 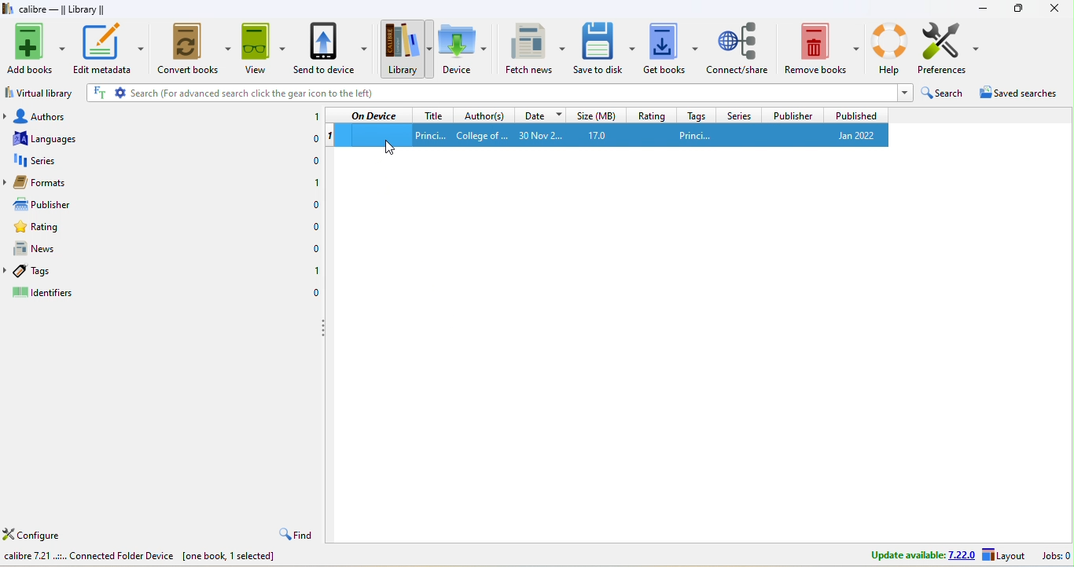 I want to click on news, so click(x=47, y=247).